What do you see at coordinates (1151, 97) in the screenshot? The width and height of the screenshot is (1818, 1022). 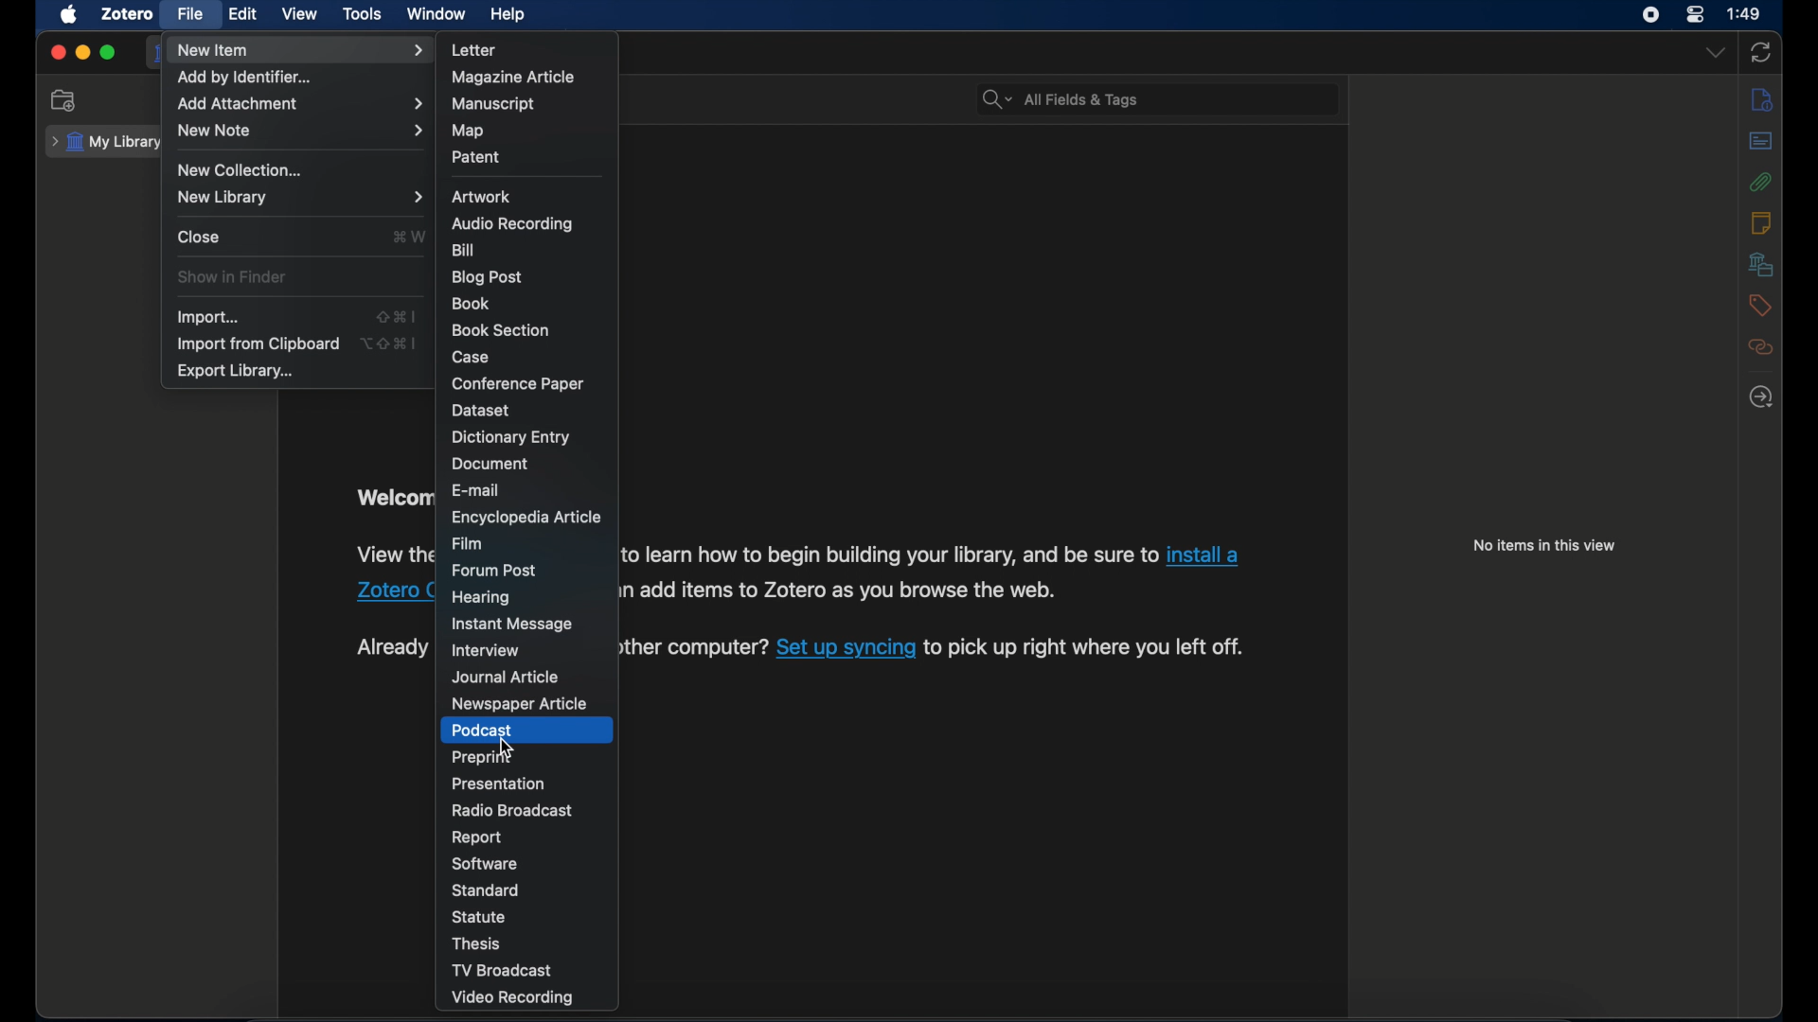 I see `All Fields & Tags` at bounding box center [1151, 97].